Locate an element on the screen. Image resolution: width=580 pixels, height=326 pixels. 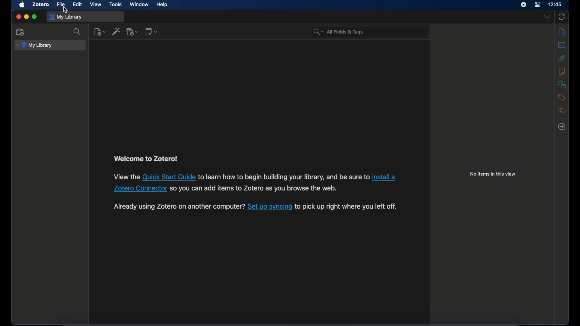
new notes is located at coordinates (152, 31).